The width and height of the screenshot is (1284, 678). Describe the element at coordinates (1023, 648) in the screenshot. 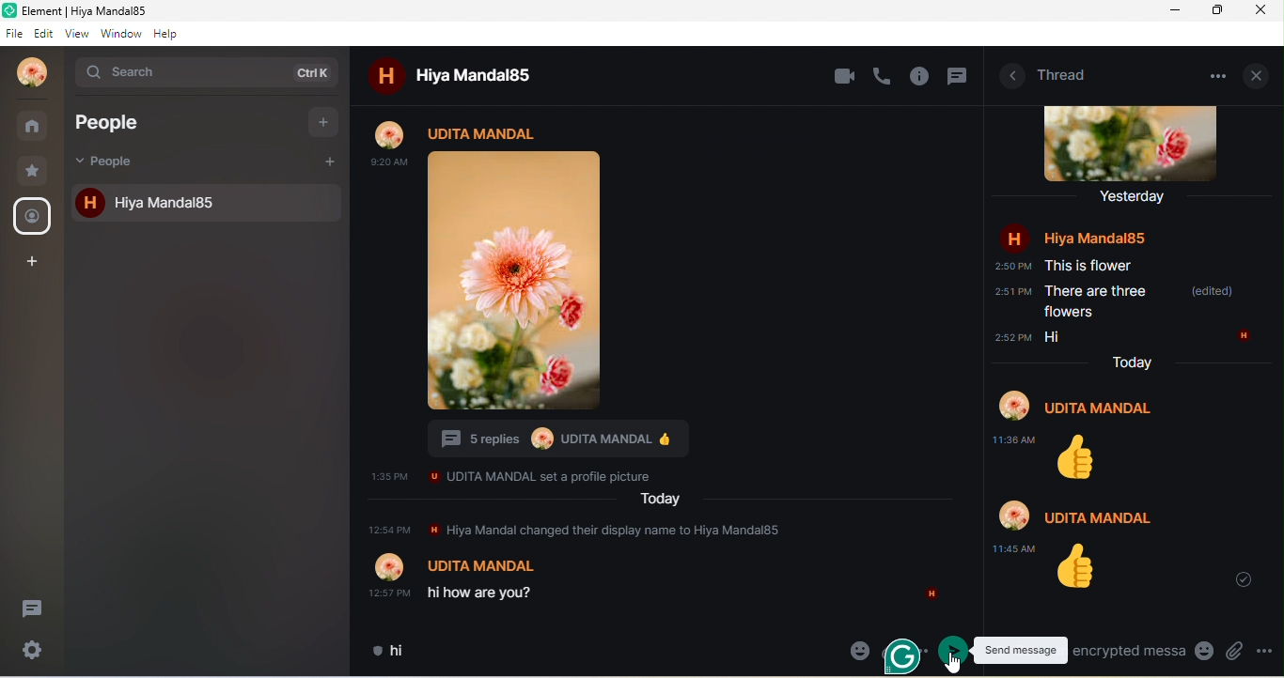

I see `Send message` at that location.